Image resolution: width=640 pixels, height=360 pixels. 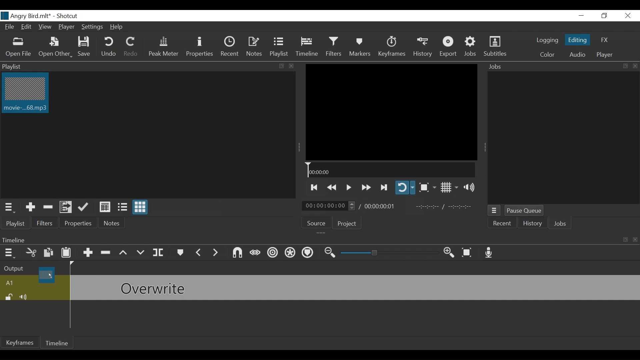 What do you see at coordinates (84, 208) in the screenshot?
I see `Update` at bounding box center [84, 208].